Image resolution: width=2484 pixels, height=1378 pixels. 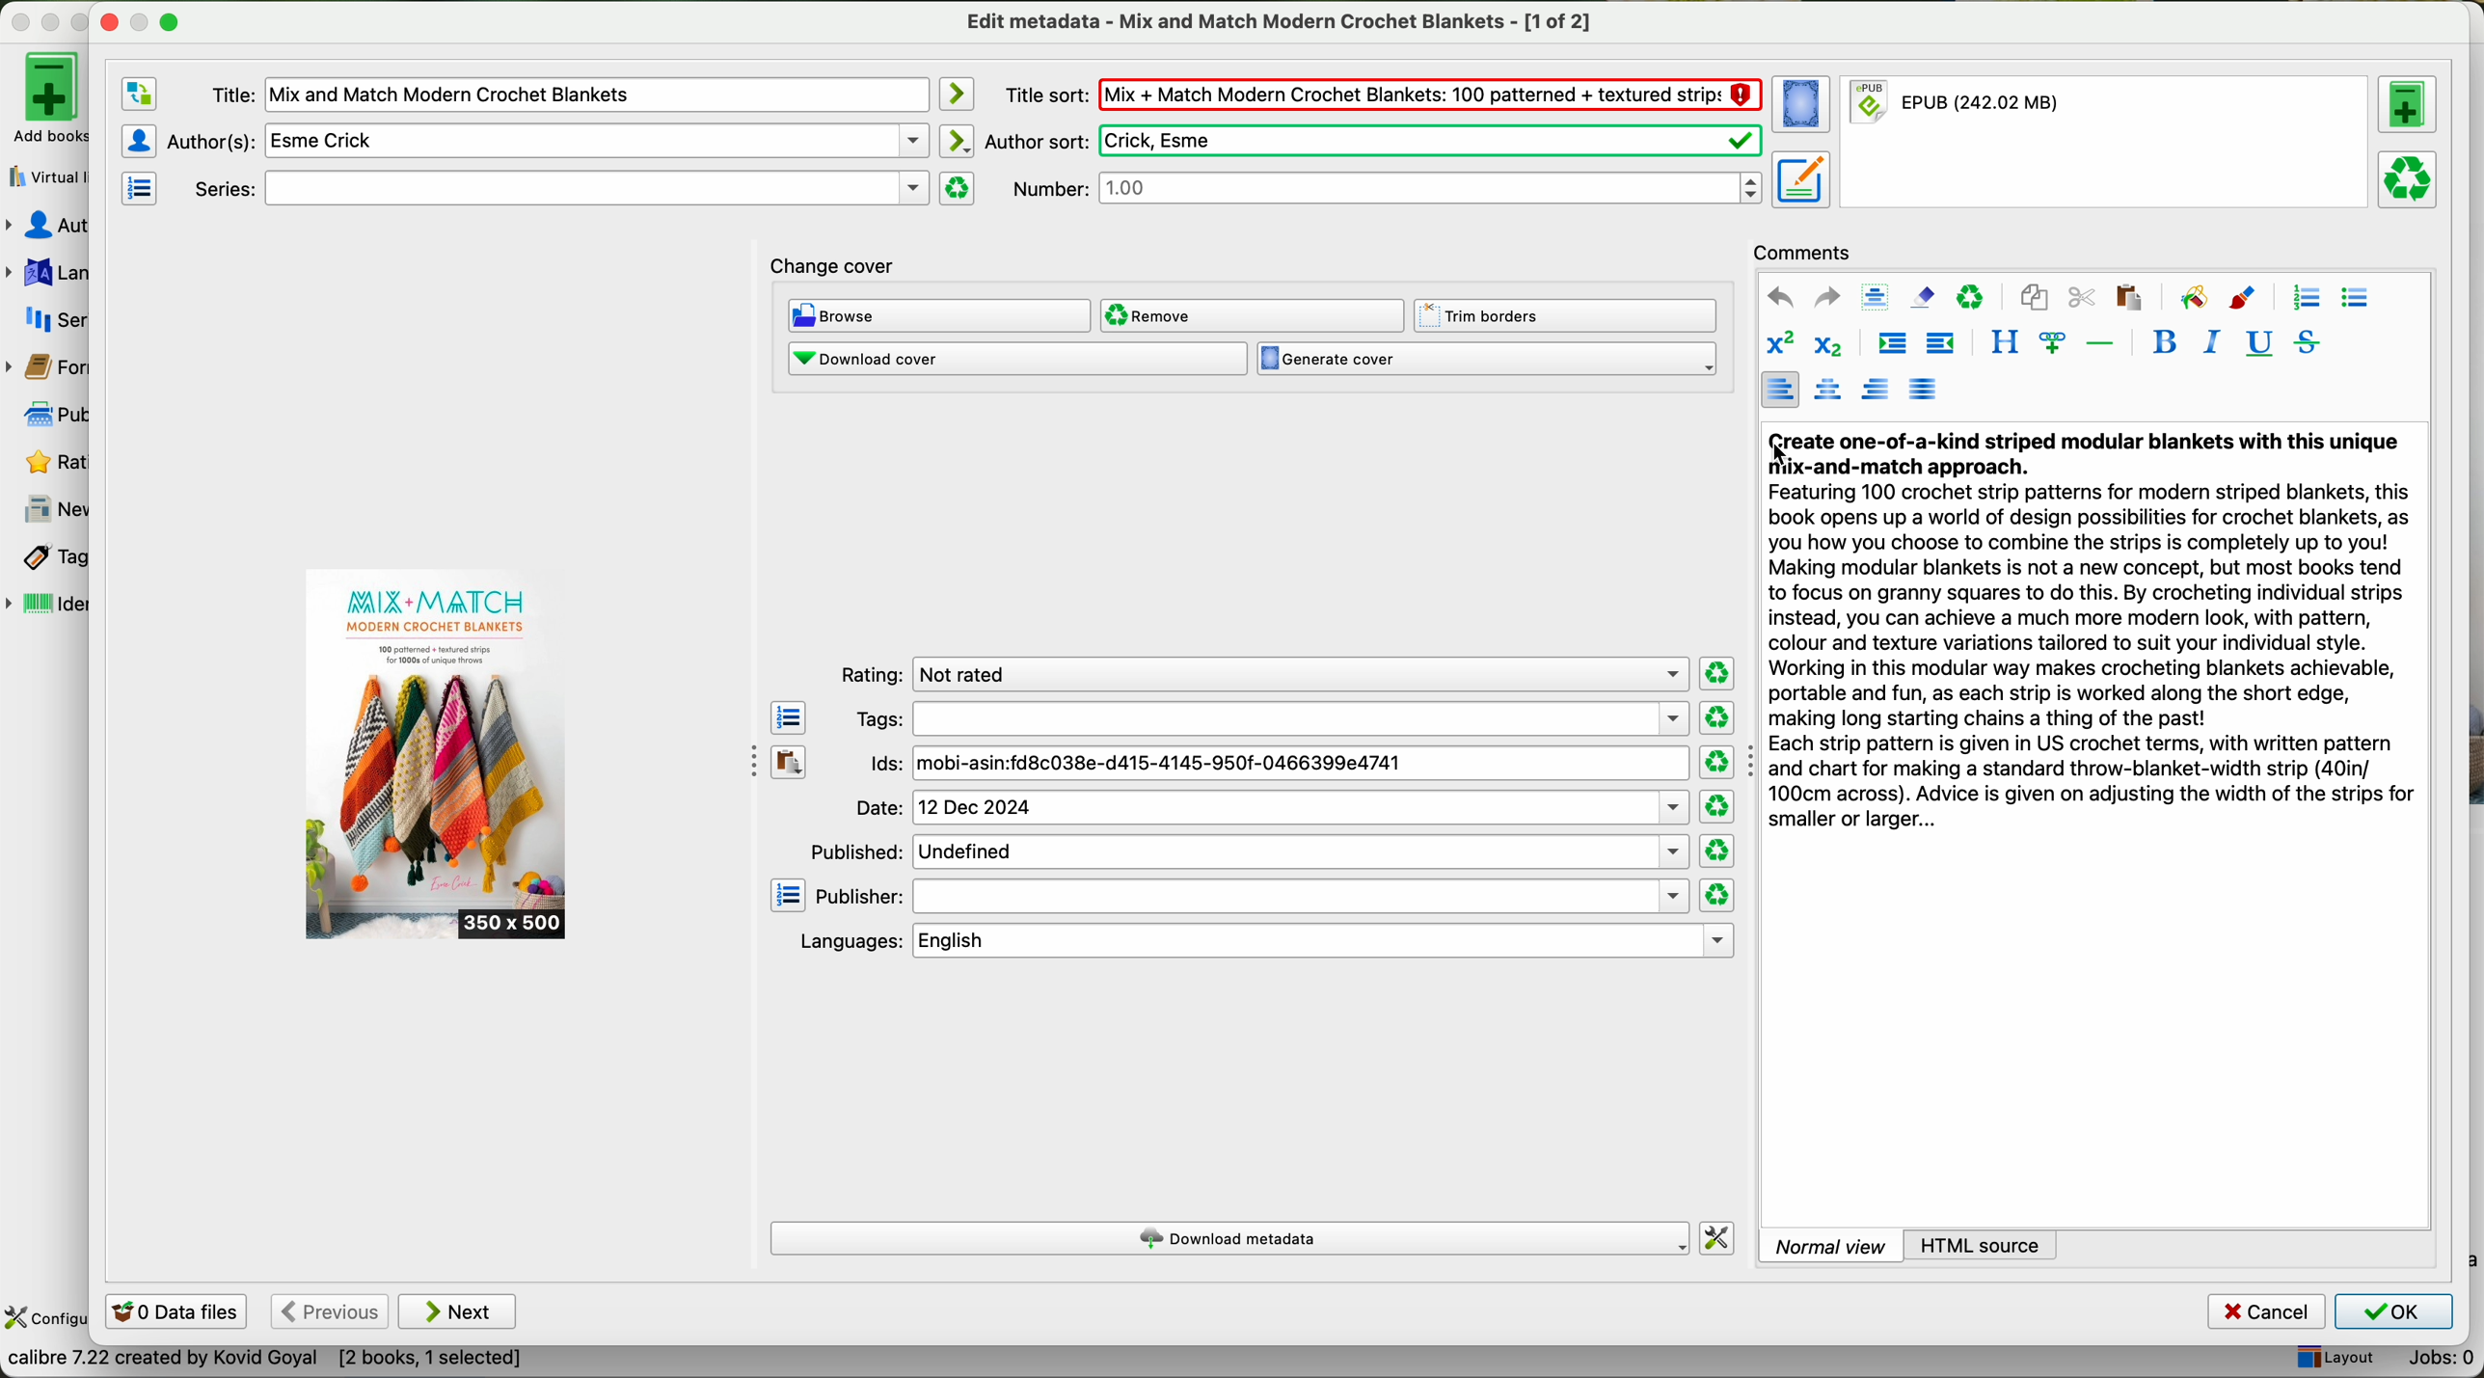 I want to click on ids, so click(x=1278, y=765).